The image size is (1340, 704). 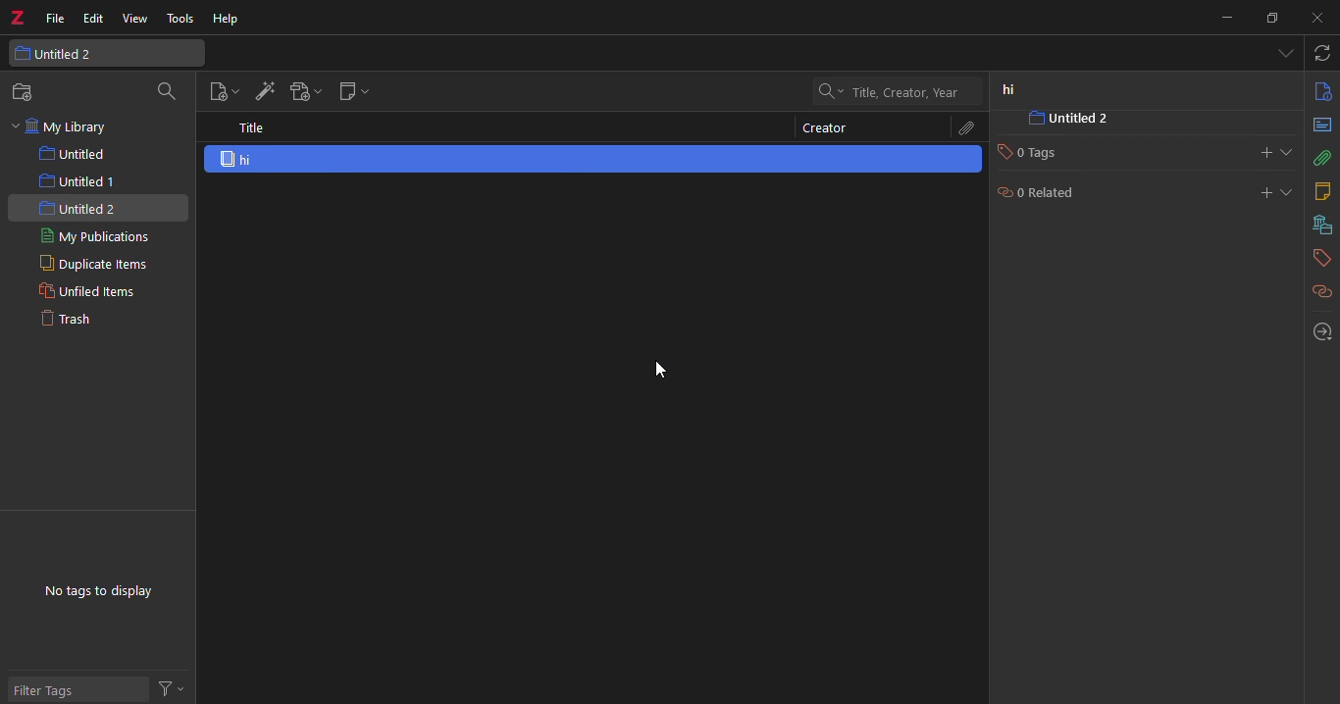 I want to click on untitled, so click(x=79, y=154).